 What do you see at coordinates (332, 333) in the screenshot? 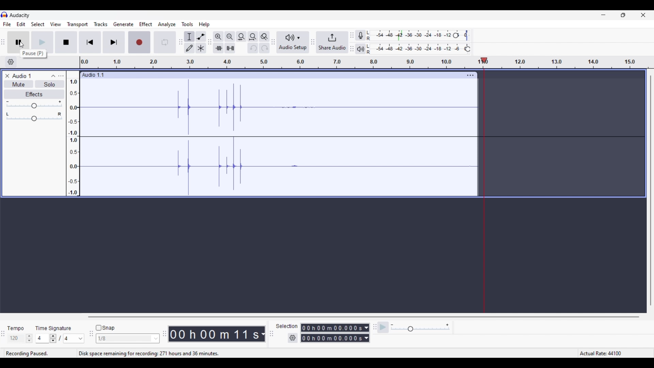
I see `Selection duration` at bounding box center [332, 333].